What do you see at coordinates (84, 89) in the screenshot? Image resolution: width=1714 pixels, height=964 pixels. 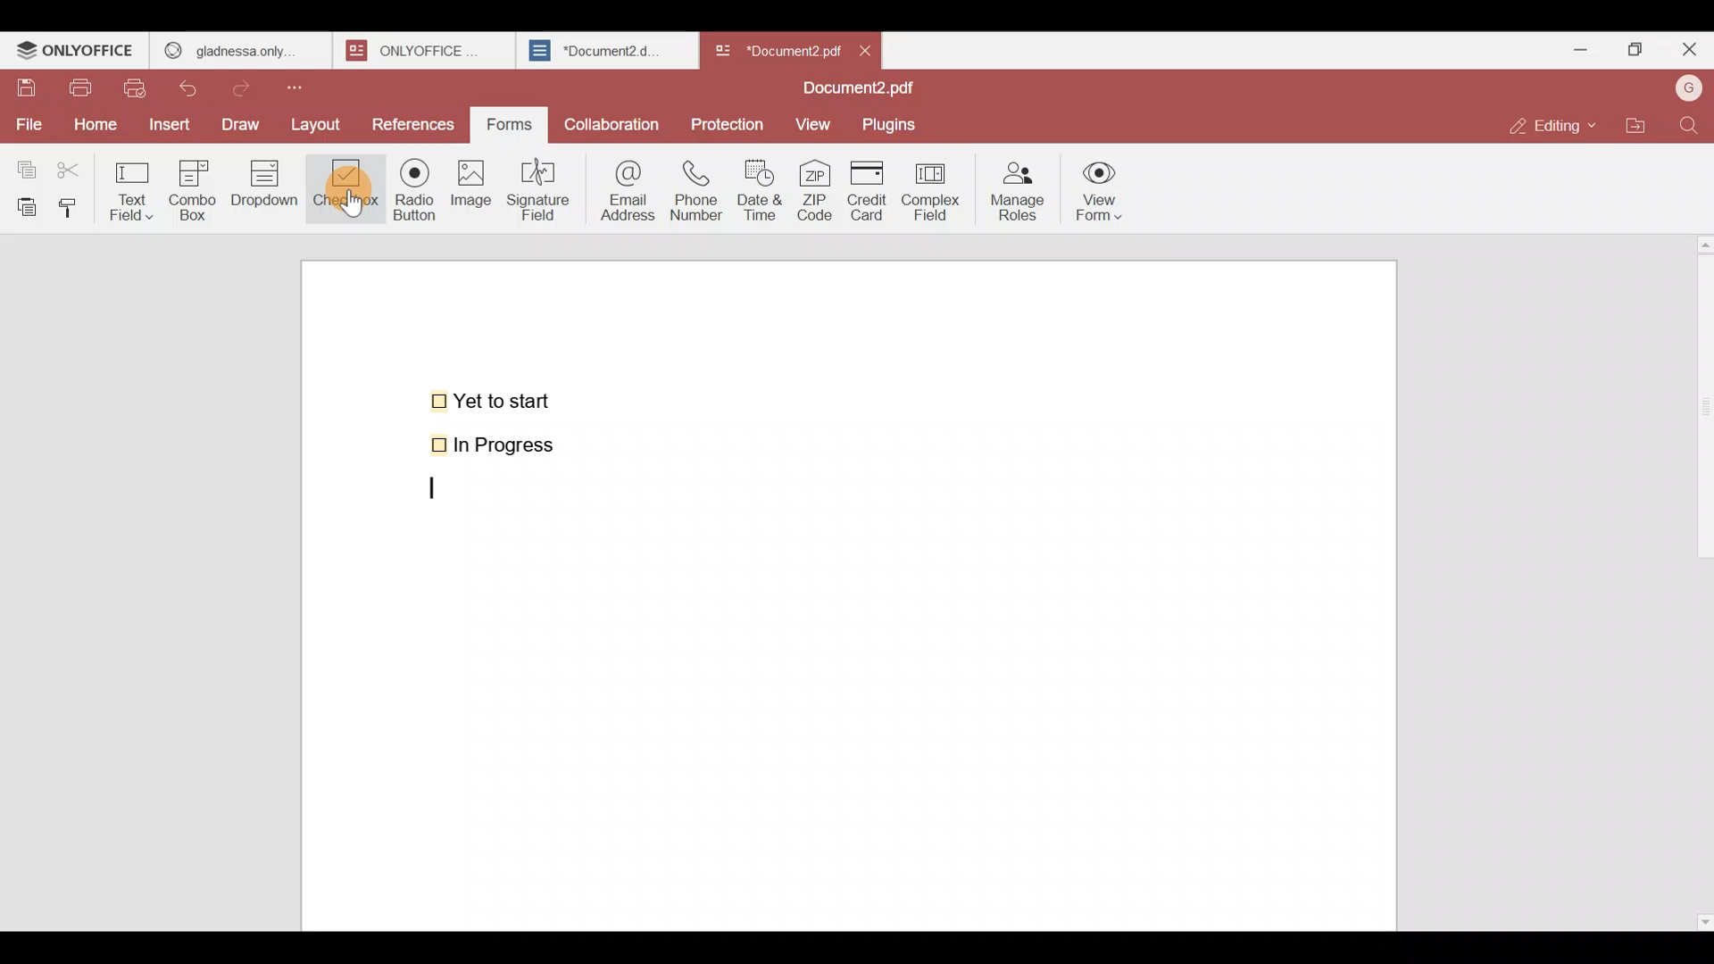 I see `Print file` at bounding box center [84, 89].